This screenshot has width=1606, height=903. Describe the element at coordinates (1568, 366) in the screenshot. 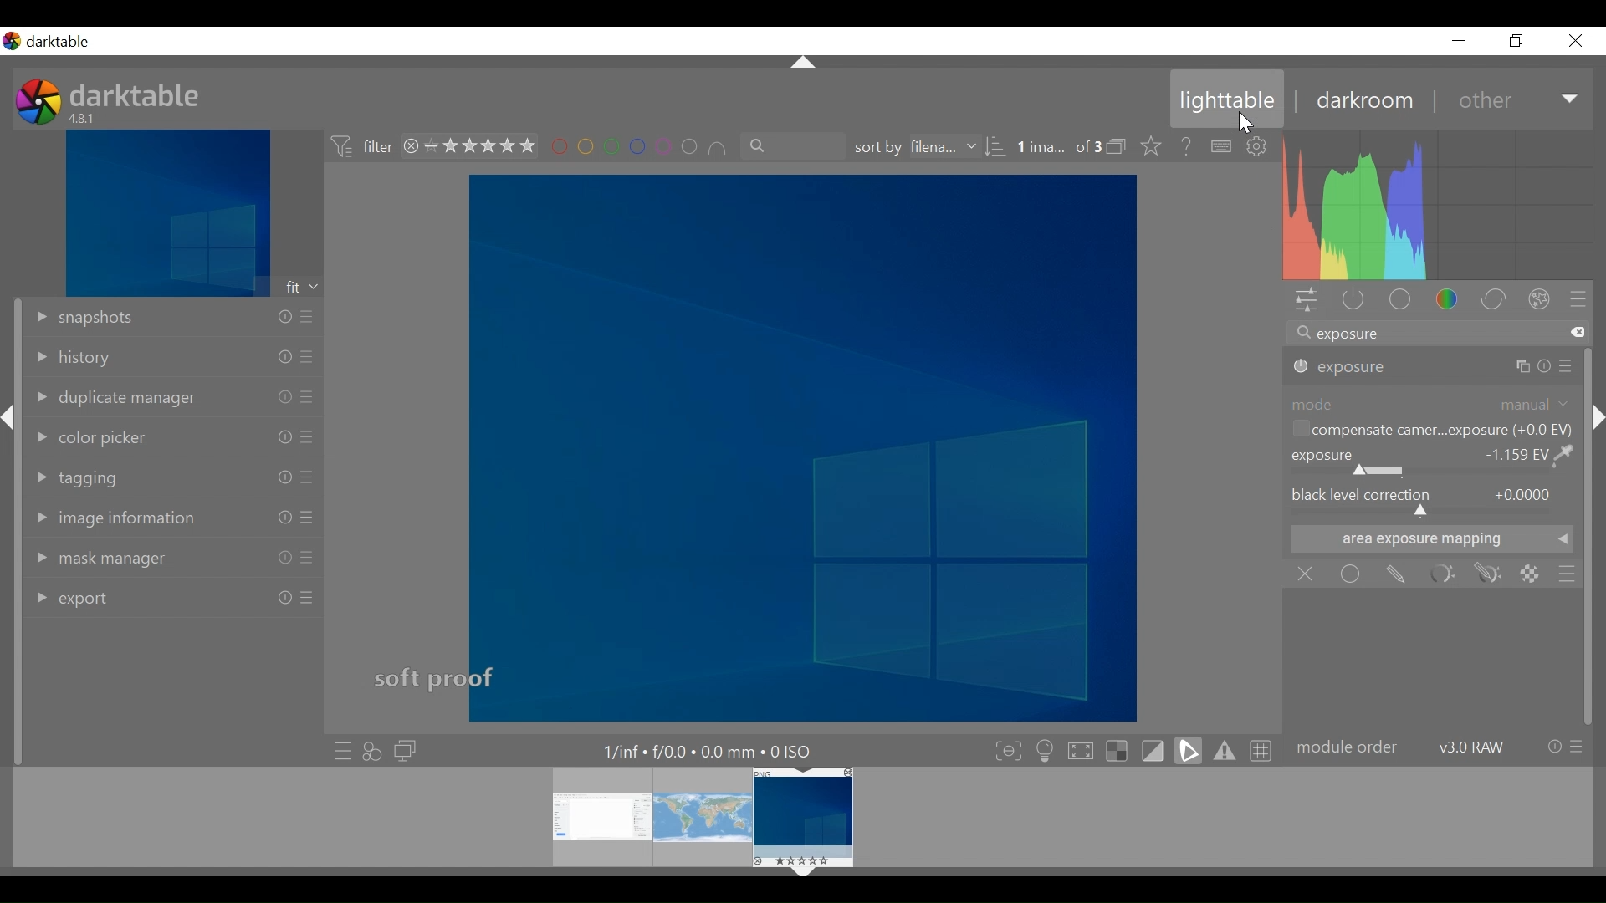

I see `presets` at that location.